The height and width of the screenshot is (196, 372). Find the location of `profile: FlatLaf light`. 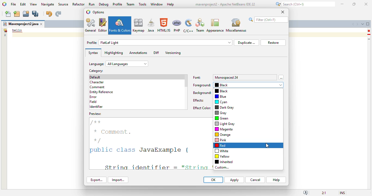

profile: FlatLaf light is located at coordinates (159, 42).